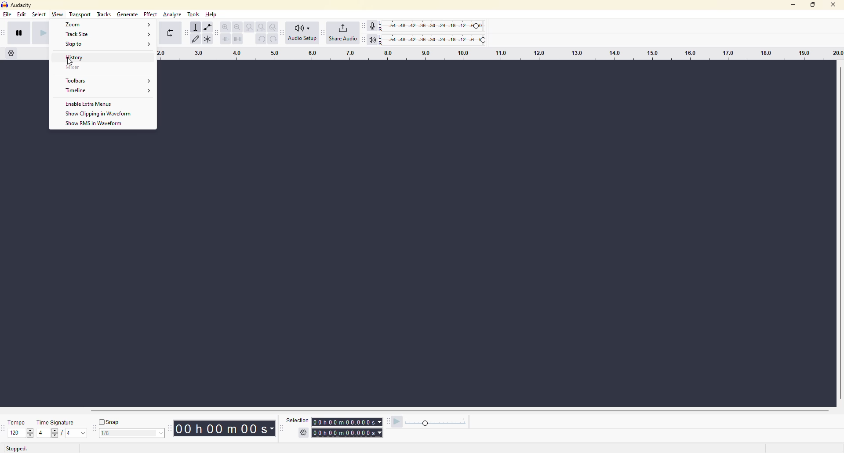 Image resolution: width=844 pixels, height=453 pixels. I want to click on audacity tools toolbar, so click(169, 429).